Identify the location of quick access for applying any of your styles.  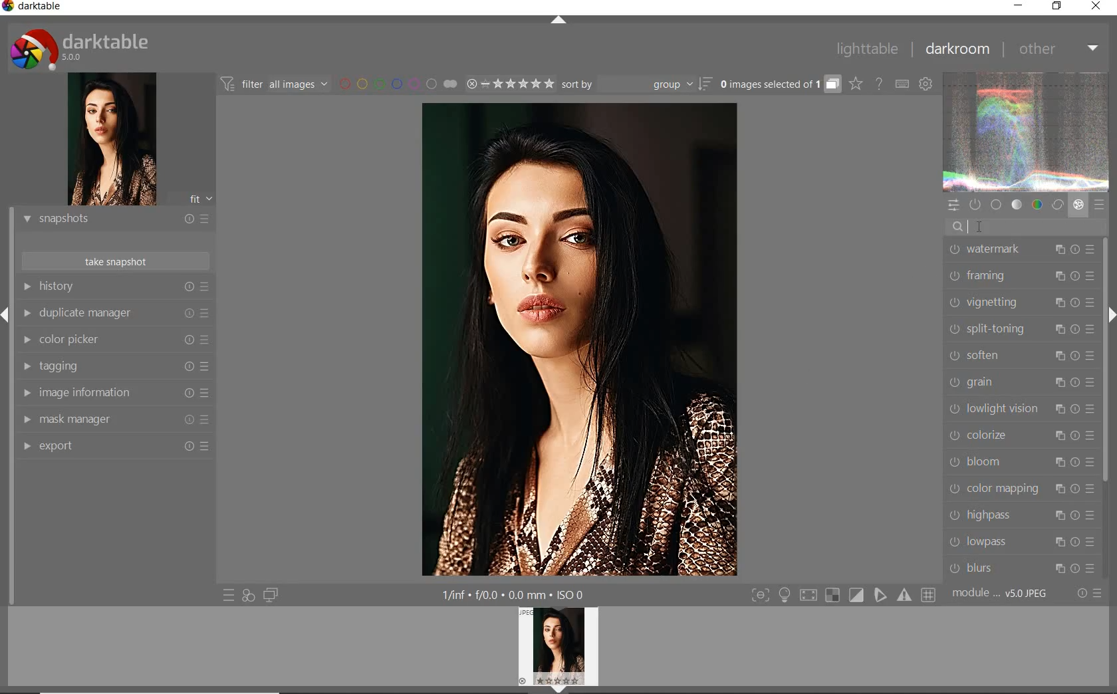
(247, 596).